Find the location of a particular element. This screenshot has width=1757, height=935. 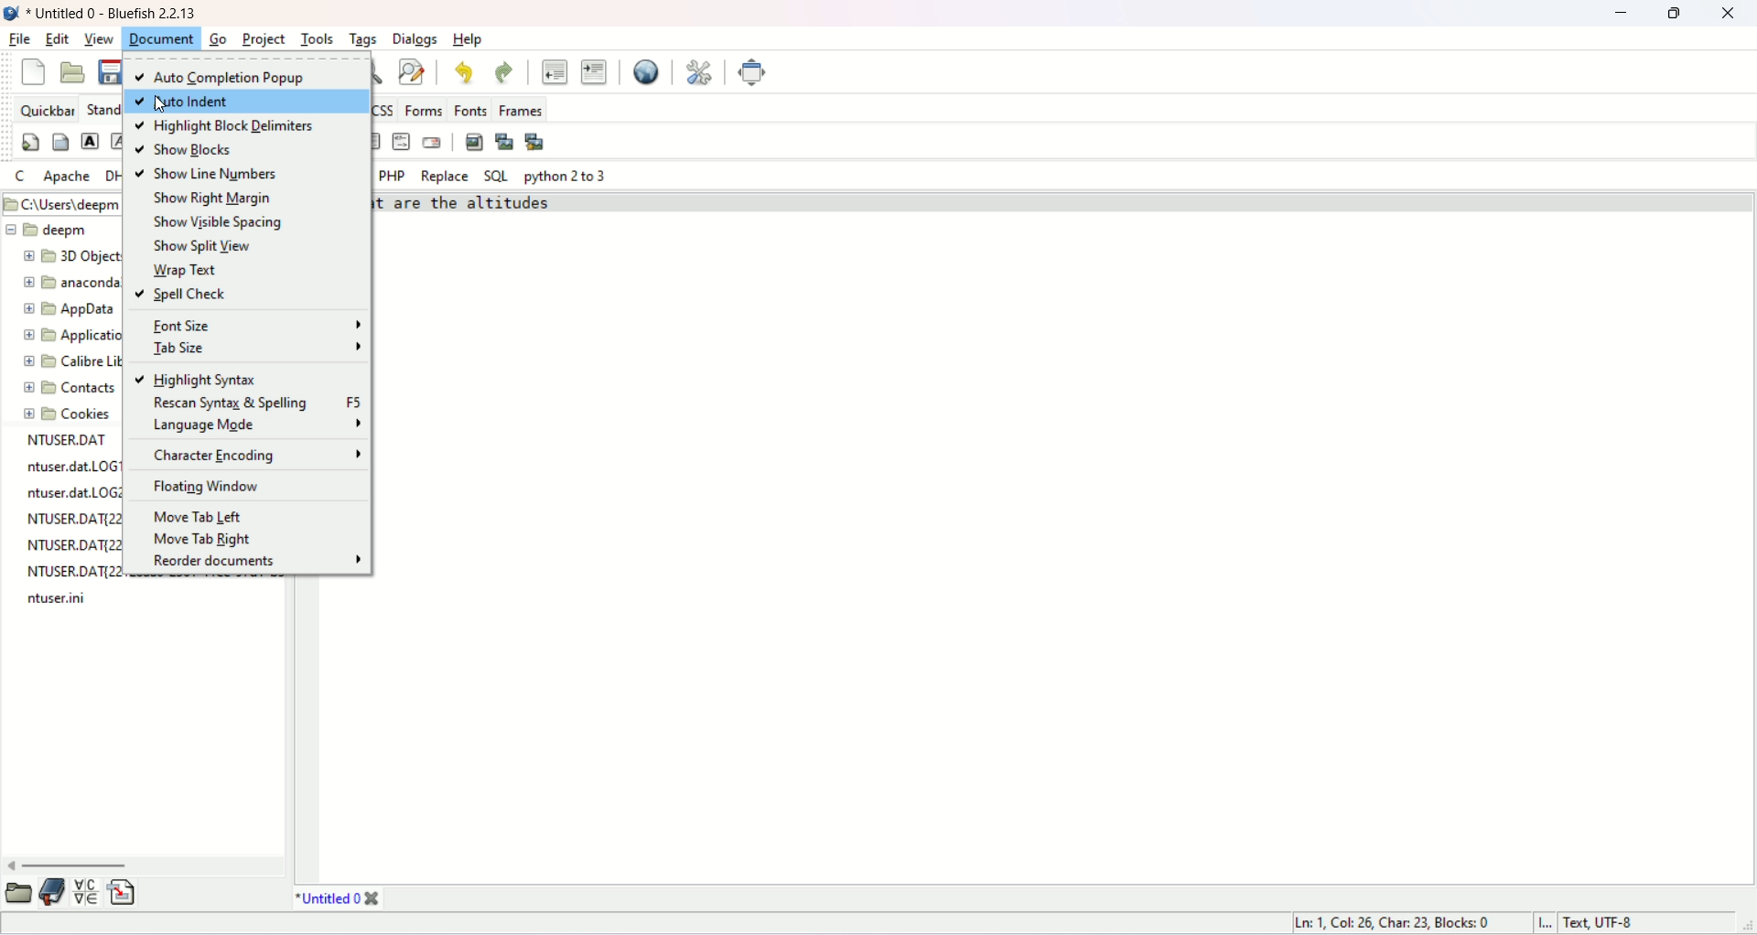

move tab left is located at coordinates (197, 516).